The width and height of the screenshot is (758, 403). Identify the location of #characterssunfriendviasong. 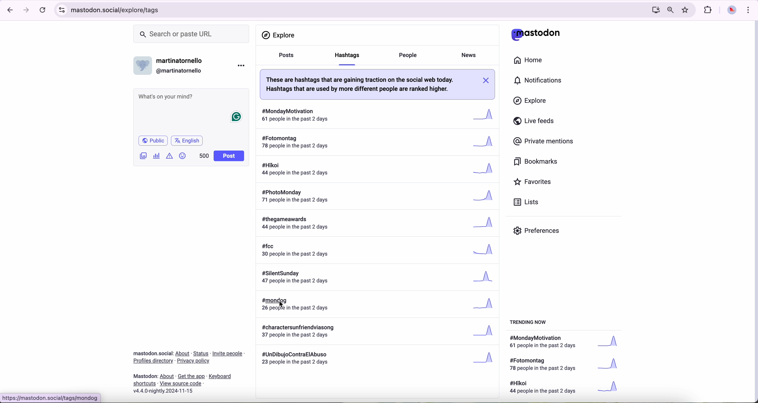
(378, 332).